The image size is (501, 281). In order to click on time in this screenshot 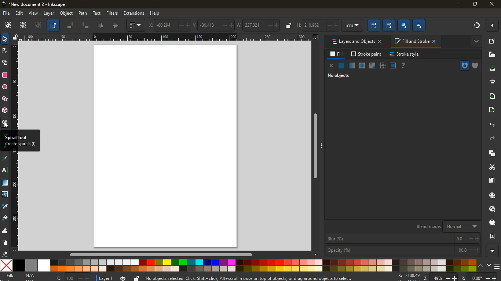, I will do `click(123, 277)`.